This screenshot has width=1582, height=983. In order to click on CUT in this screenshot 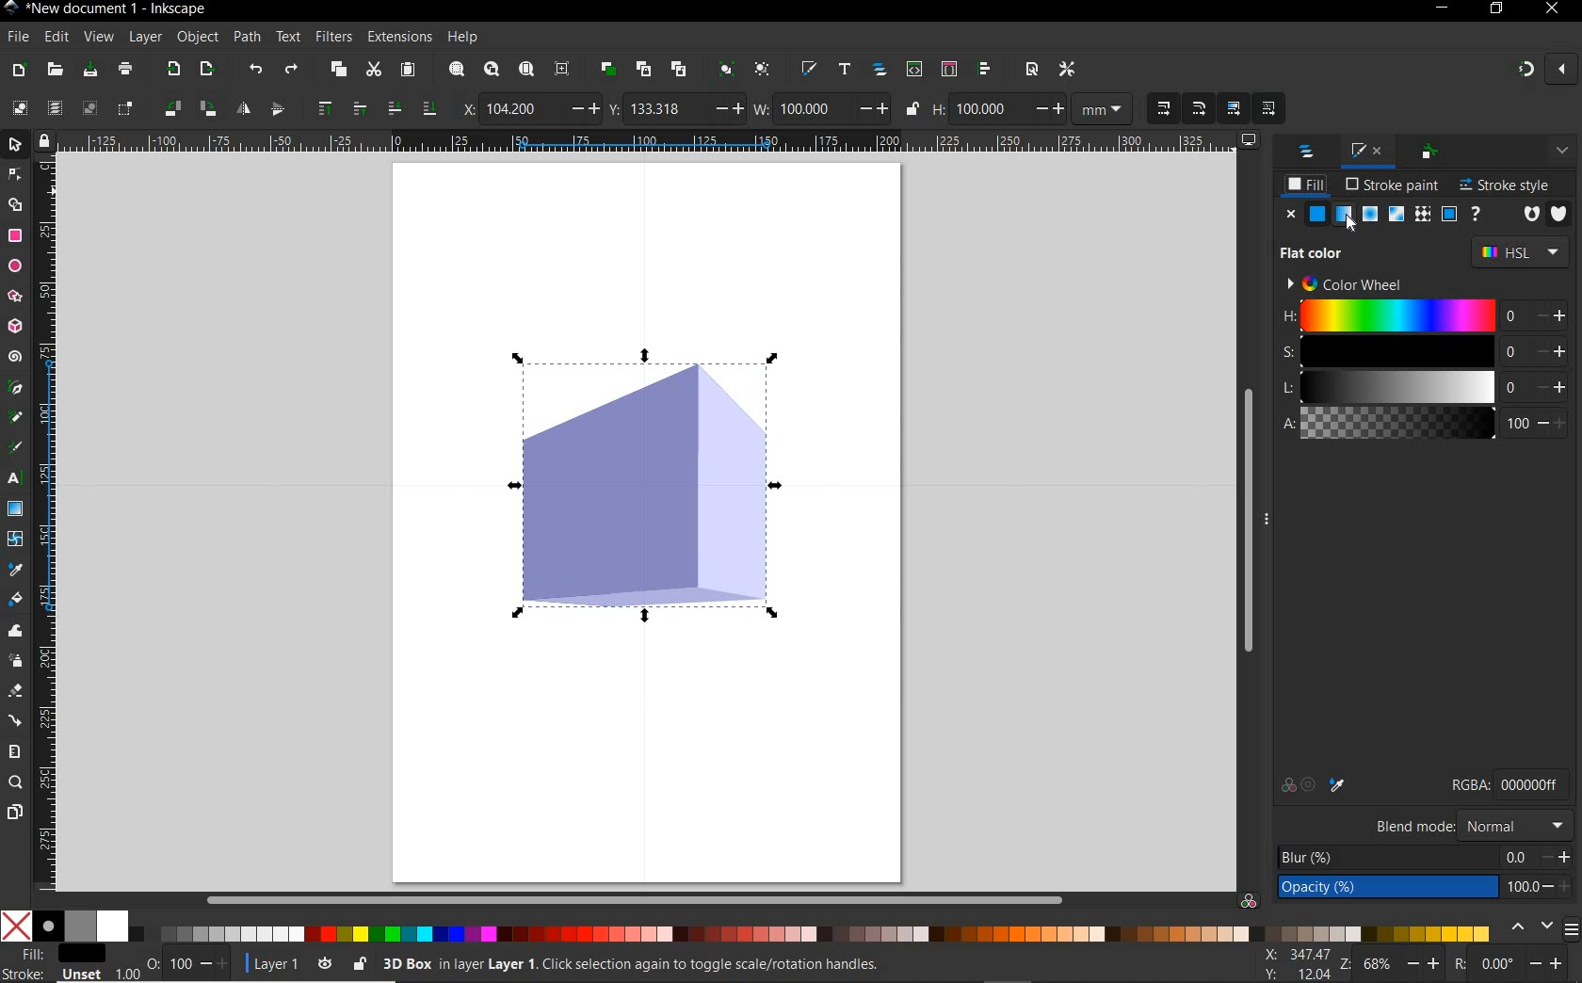, I will do `click(375, 70)`.